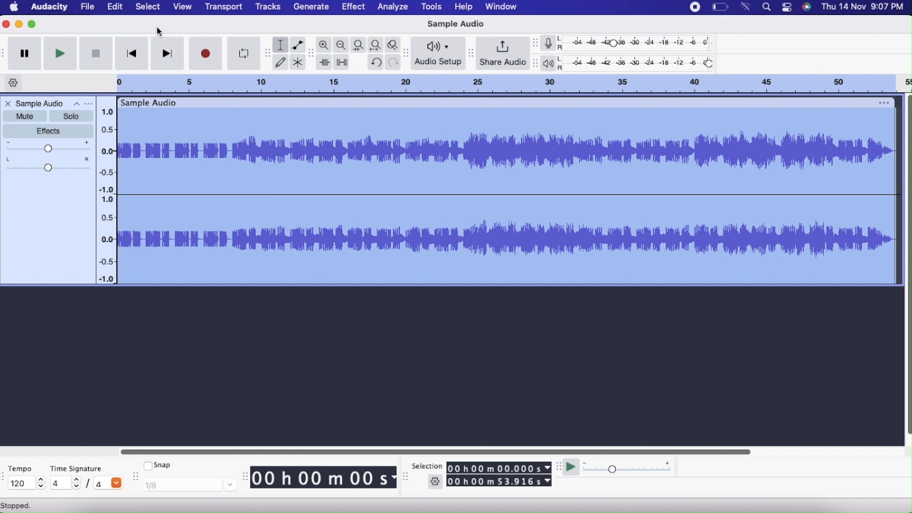  I want to click on Battery level, so click(721, 7).